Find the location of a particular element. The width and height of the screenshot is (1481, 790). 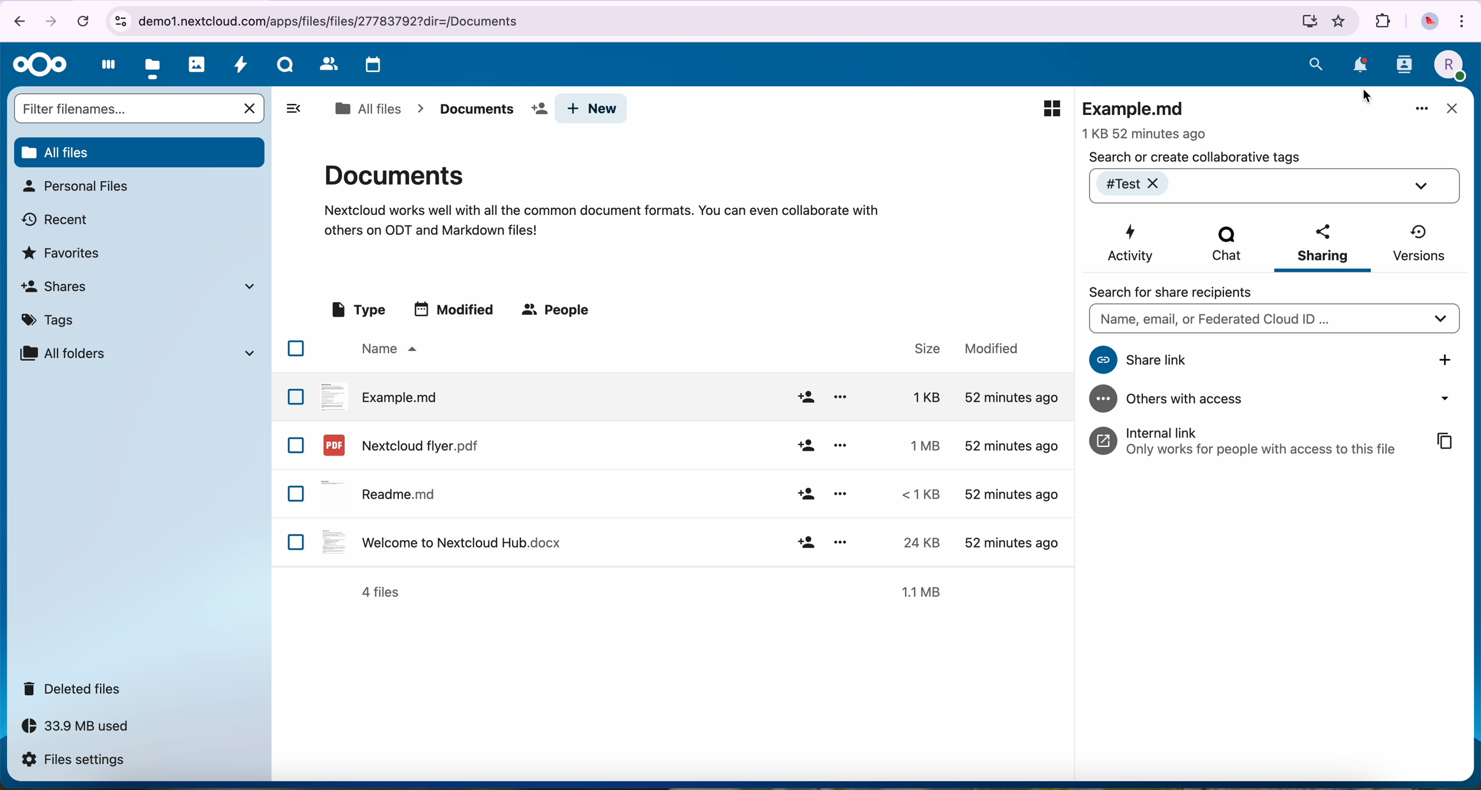

checkbox is located at coordinates (297, 494).